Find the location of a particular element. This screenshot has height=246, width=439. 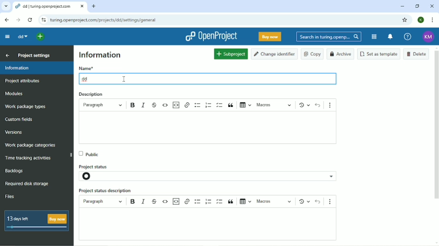

Show local modifications is located at coordinates (303, 201).